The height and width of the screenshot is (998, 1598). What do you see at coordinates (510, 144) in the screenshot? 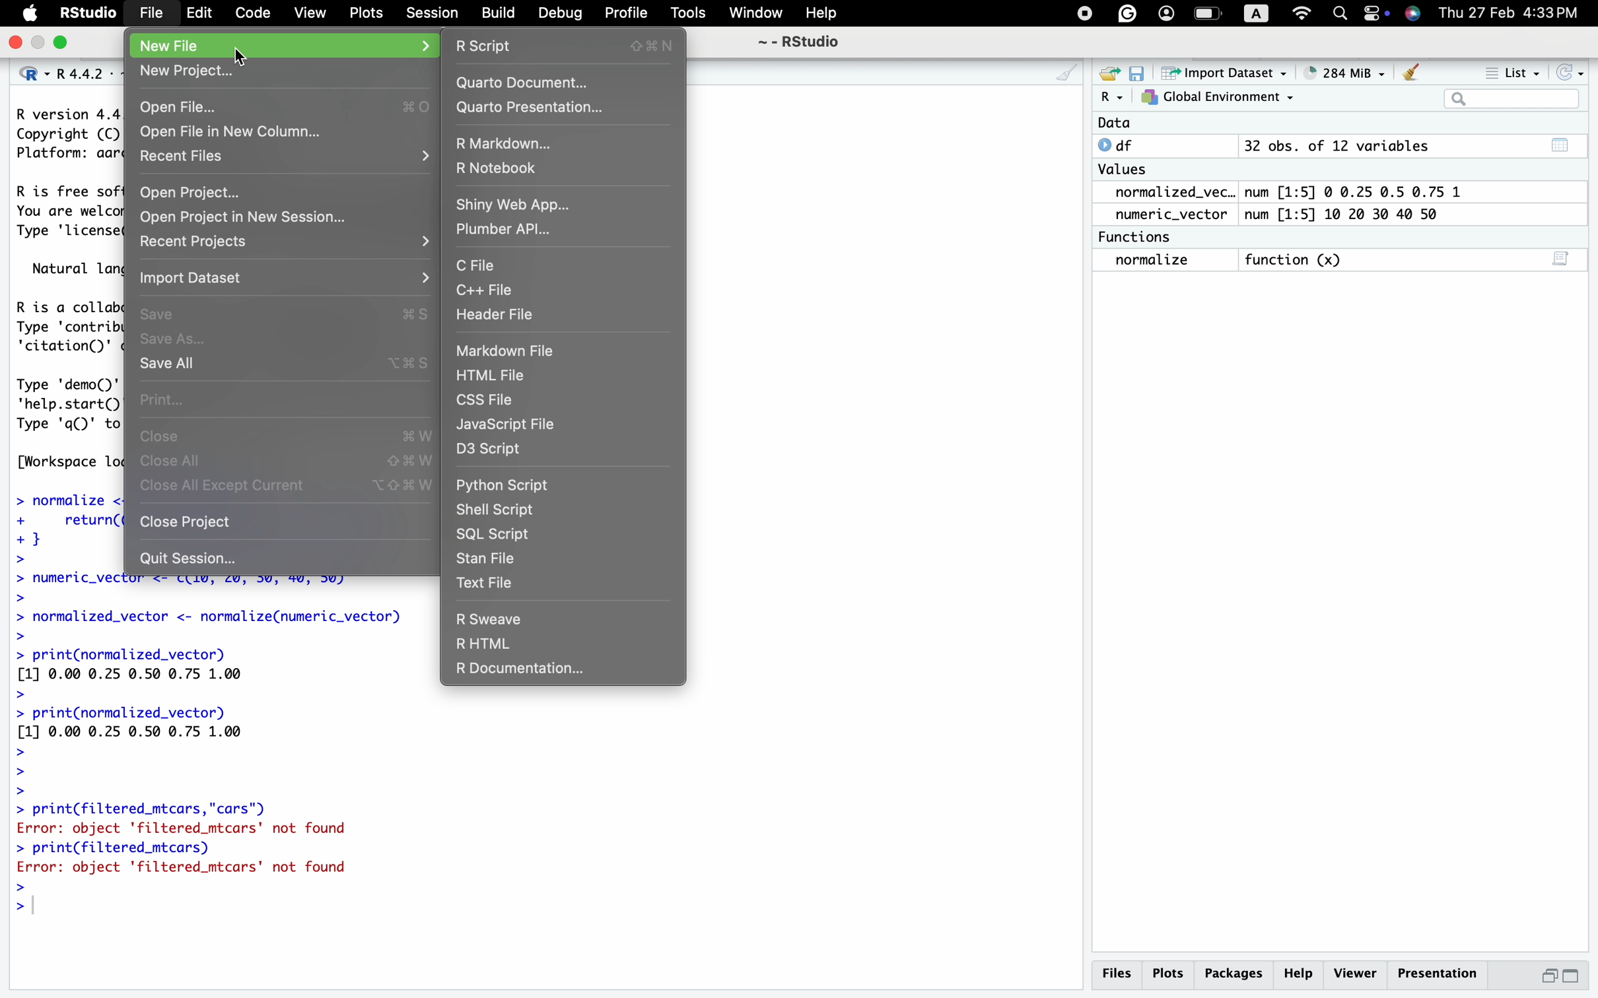
I see `R Markdown...` at bounding box center [510, 144].